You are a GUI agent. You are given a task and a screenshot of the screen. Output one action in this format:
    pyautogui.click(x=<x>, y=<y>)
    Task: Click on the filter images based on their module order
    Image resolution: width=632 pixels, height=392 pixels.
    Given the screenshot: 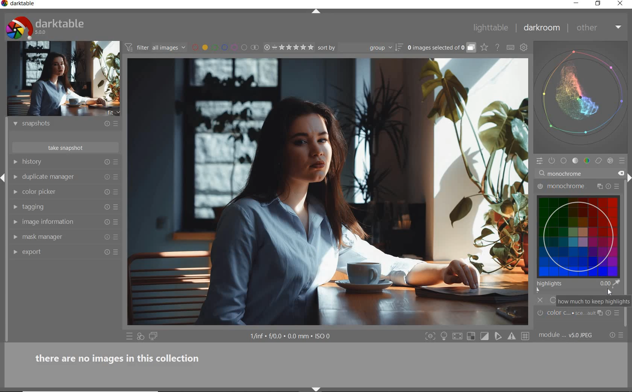 What is the action you would take?
    pyautogui.click(x=156, y=48)
    